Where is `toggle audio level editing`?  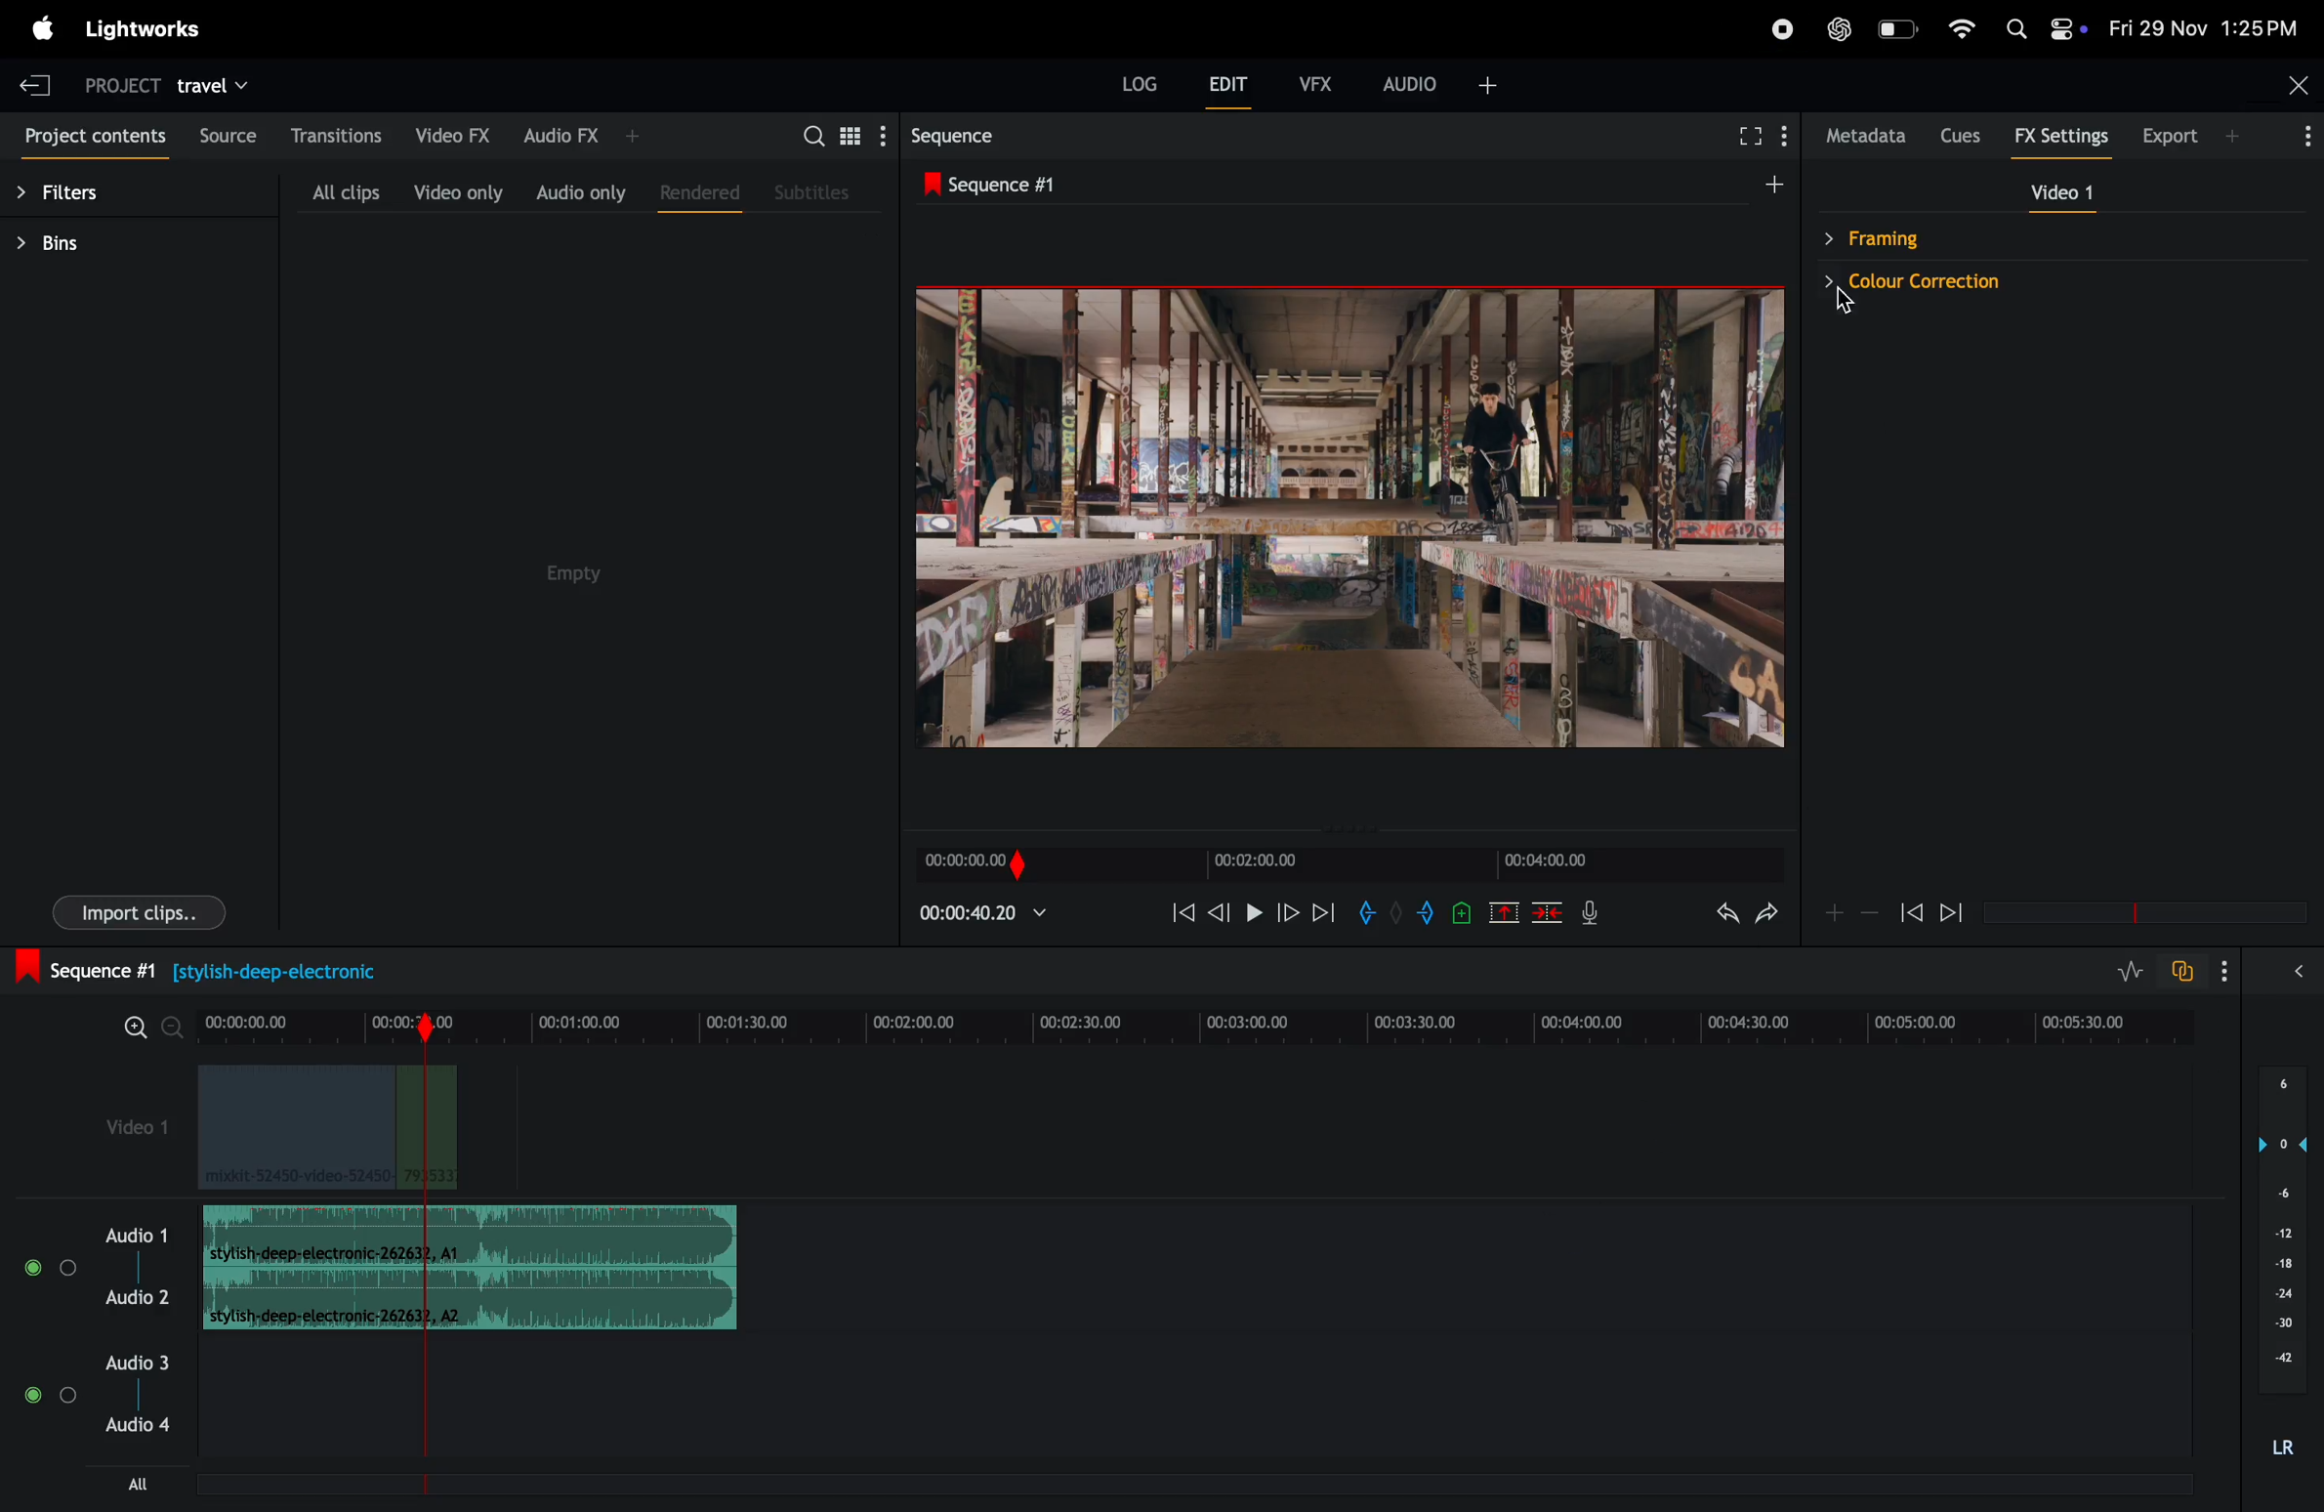
toggle audio level editing is located at coordinates (2133, 970).